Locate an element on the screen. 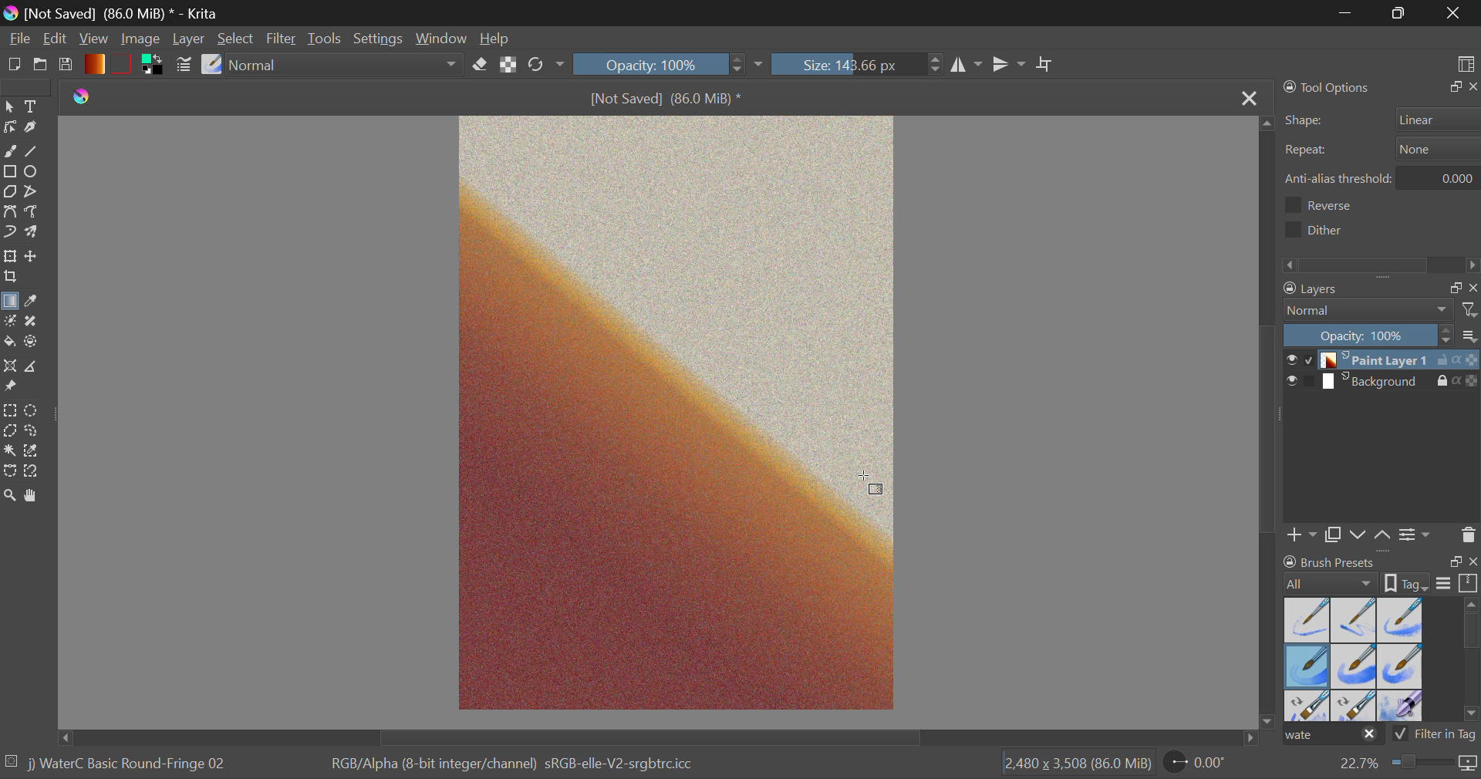  llogo is located at coordinates (83, 94).